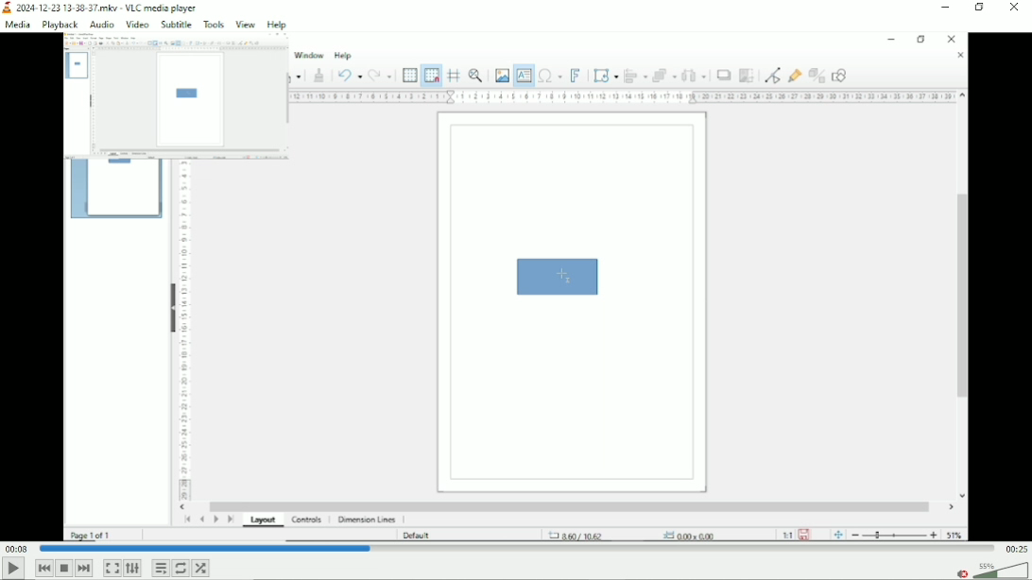 The image size is (1032, 580). What do you see at coordinates (1017, 9) in the screenshot?
I see `Close` at bounding box center [1017, 9].